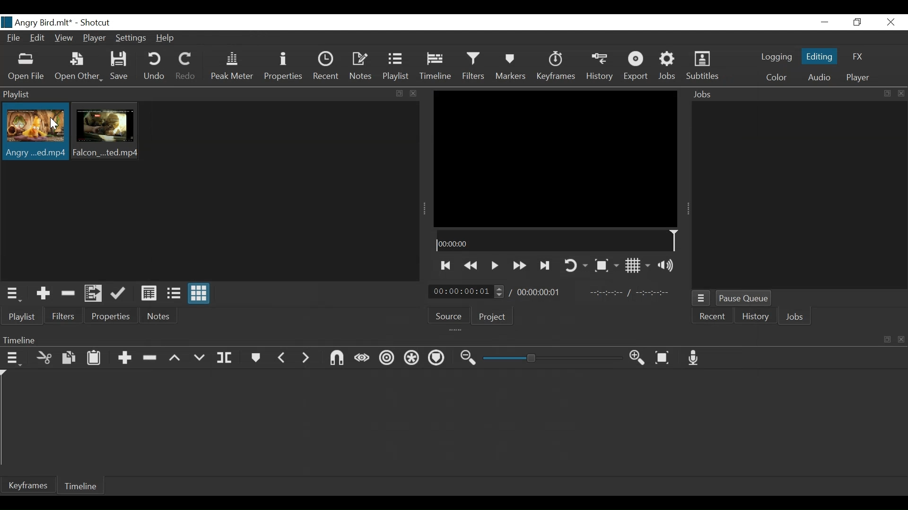 The height and width of the screenshot is (510, 908). Describe the element at coordinates (68, 295) in the screenshot. I see `Remove cut` at that location.